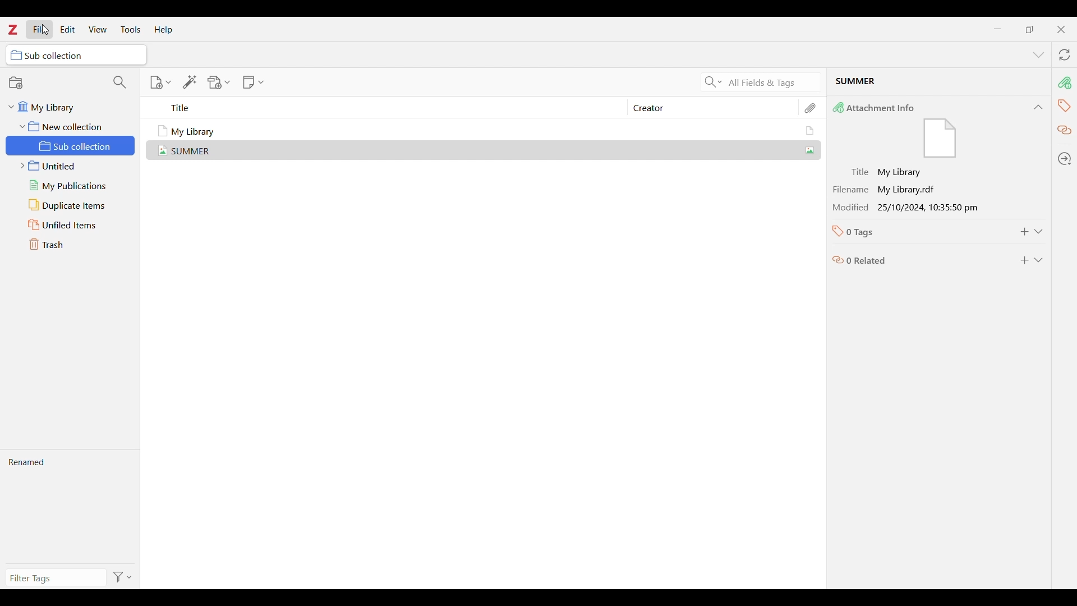 This screenshot has width=1077, height=606. I want to click on Tags, so click(1065, 107).